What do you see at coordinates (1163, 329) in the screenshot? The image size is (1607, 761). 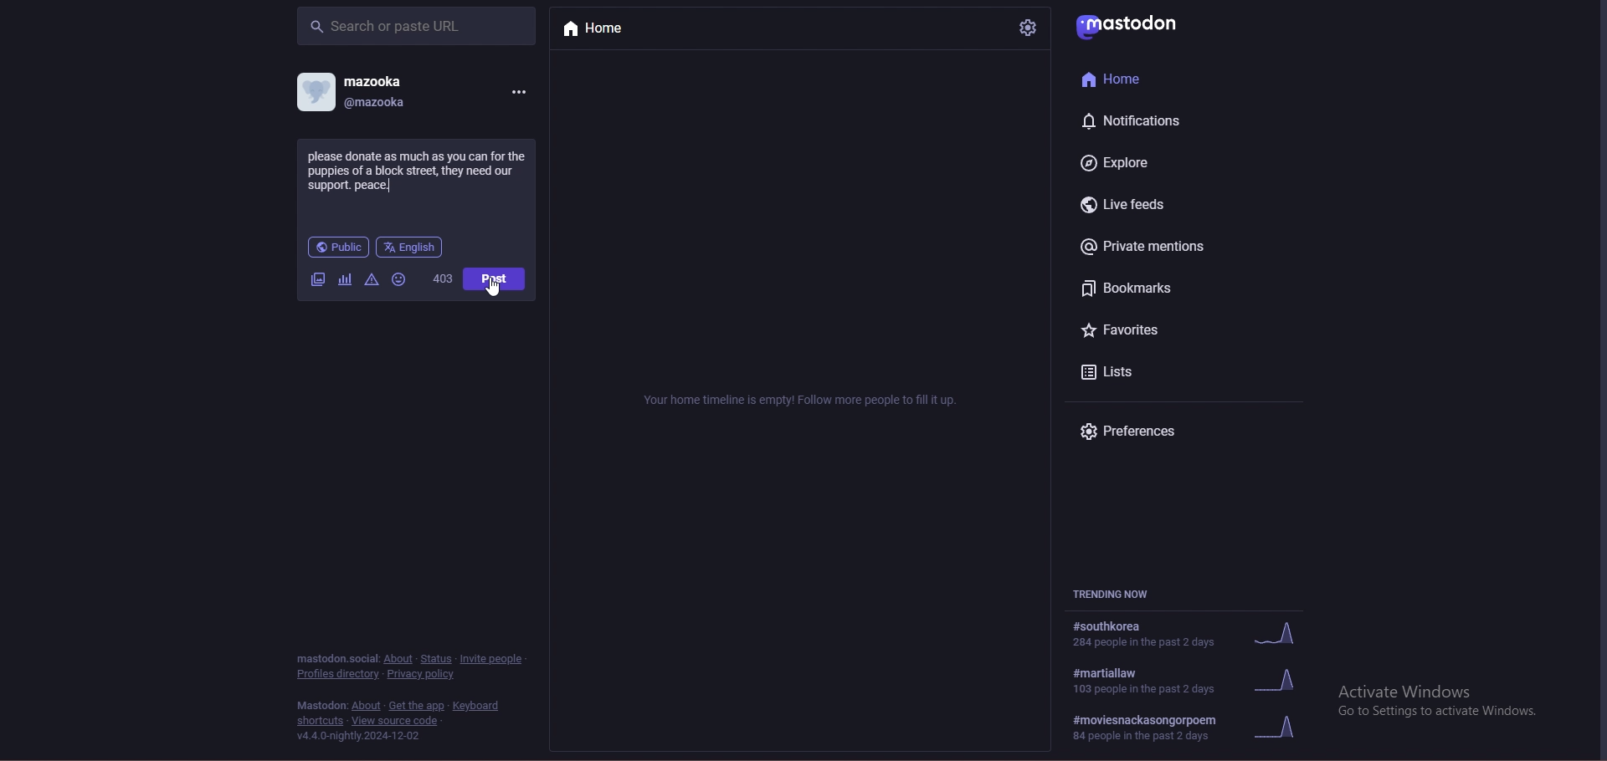 I see `favourites` at bounding box center [1163, 329].